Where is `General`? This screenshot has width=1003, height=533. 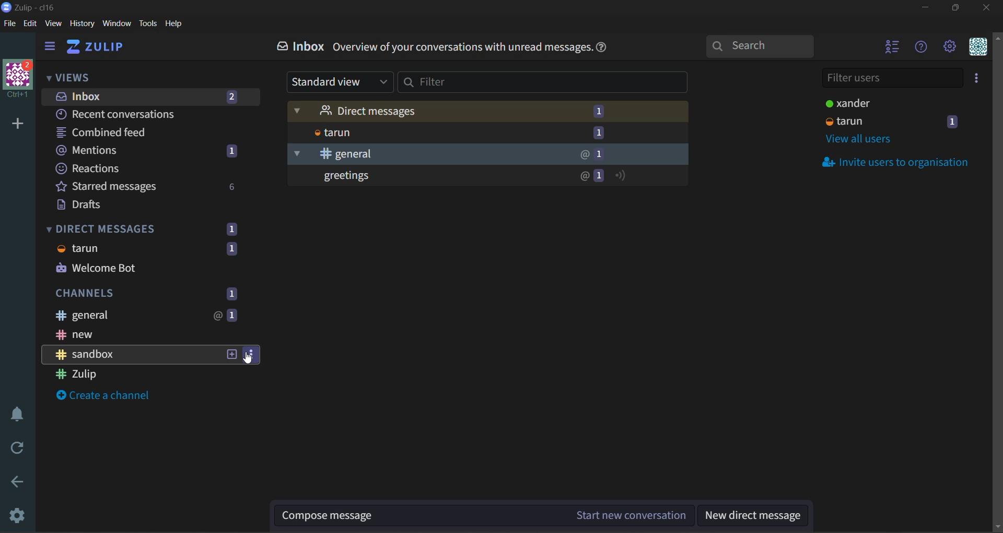
General is located at coordinates (486, 154).